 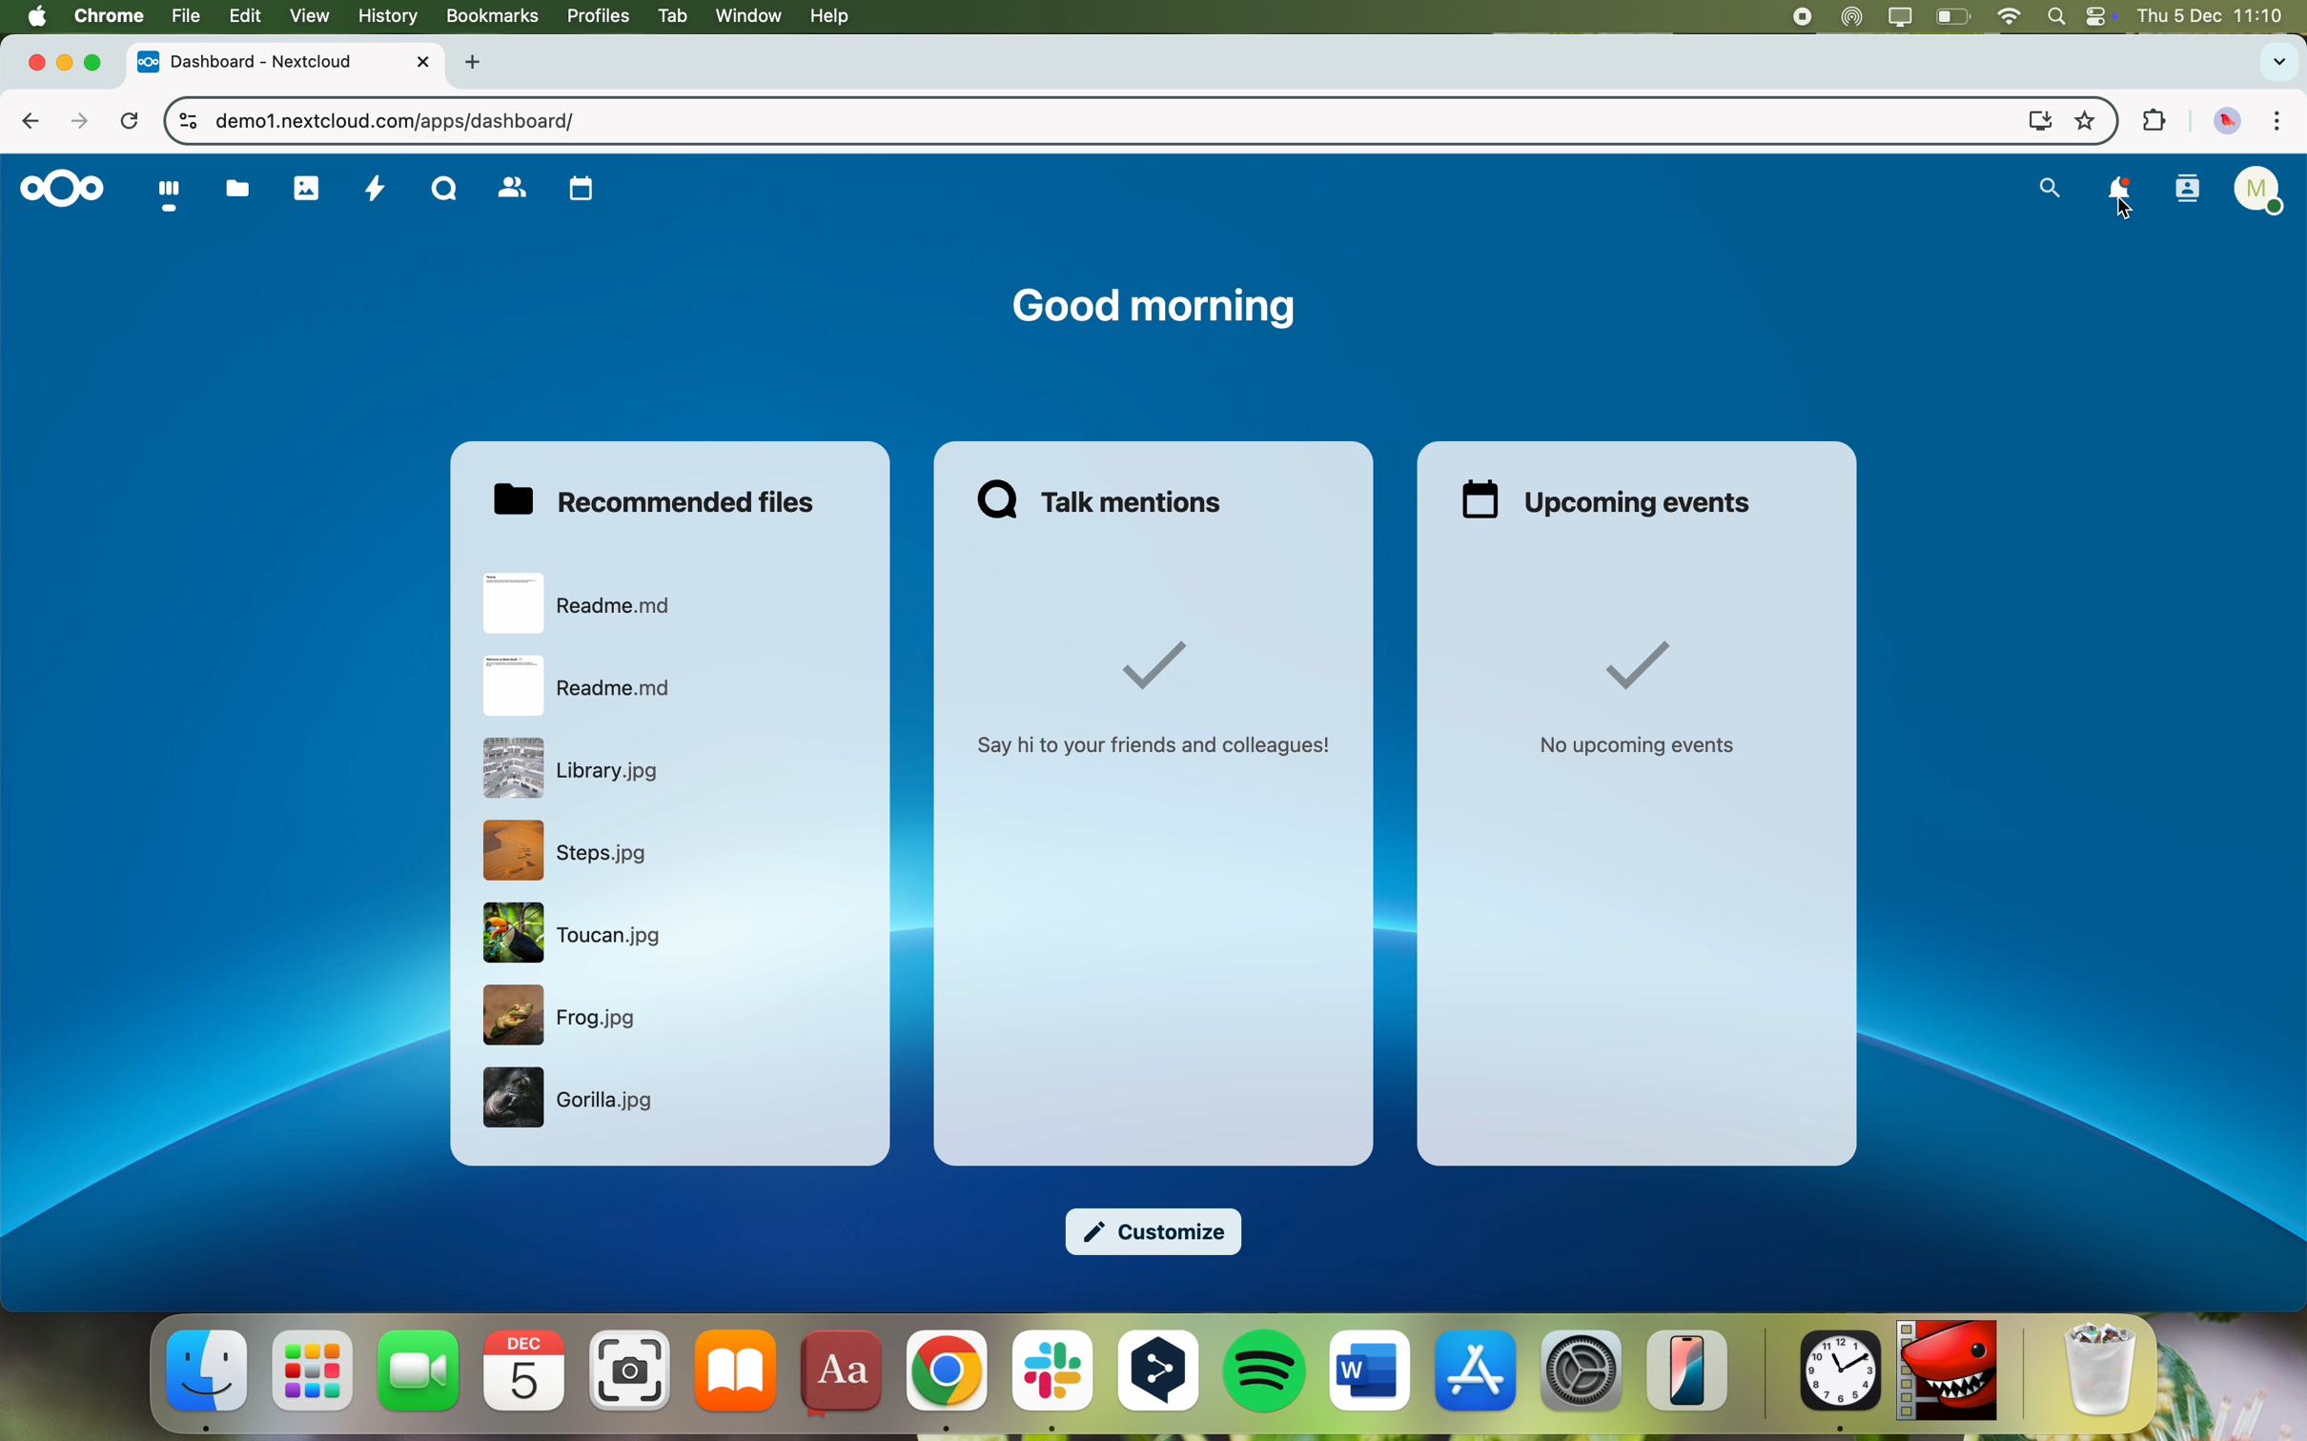 I want to click on photos, so click(x=309, y=188).